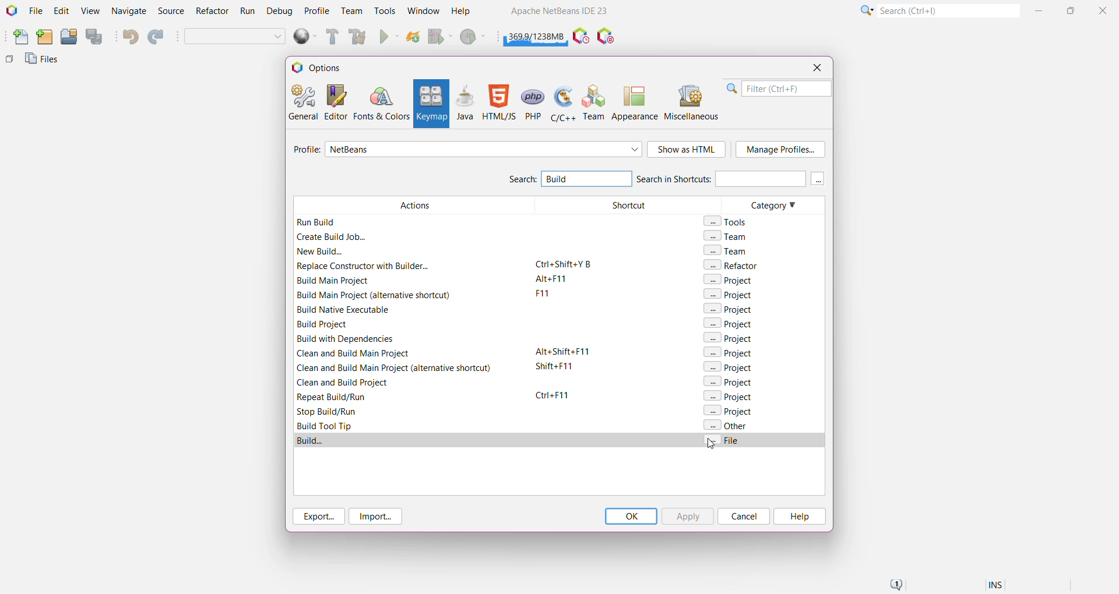 This screenshot has height=594, width=1119. I want to click on Build Main Project, so click(330, 37).